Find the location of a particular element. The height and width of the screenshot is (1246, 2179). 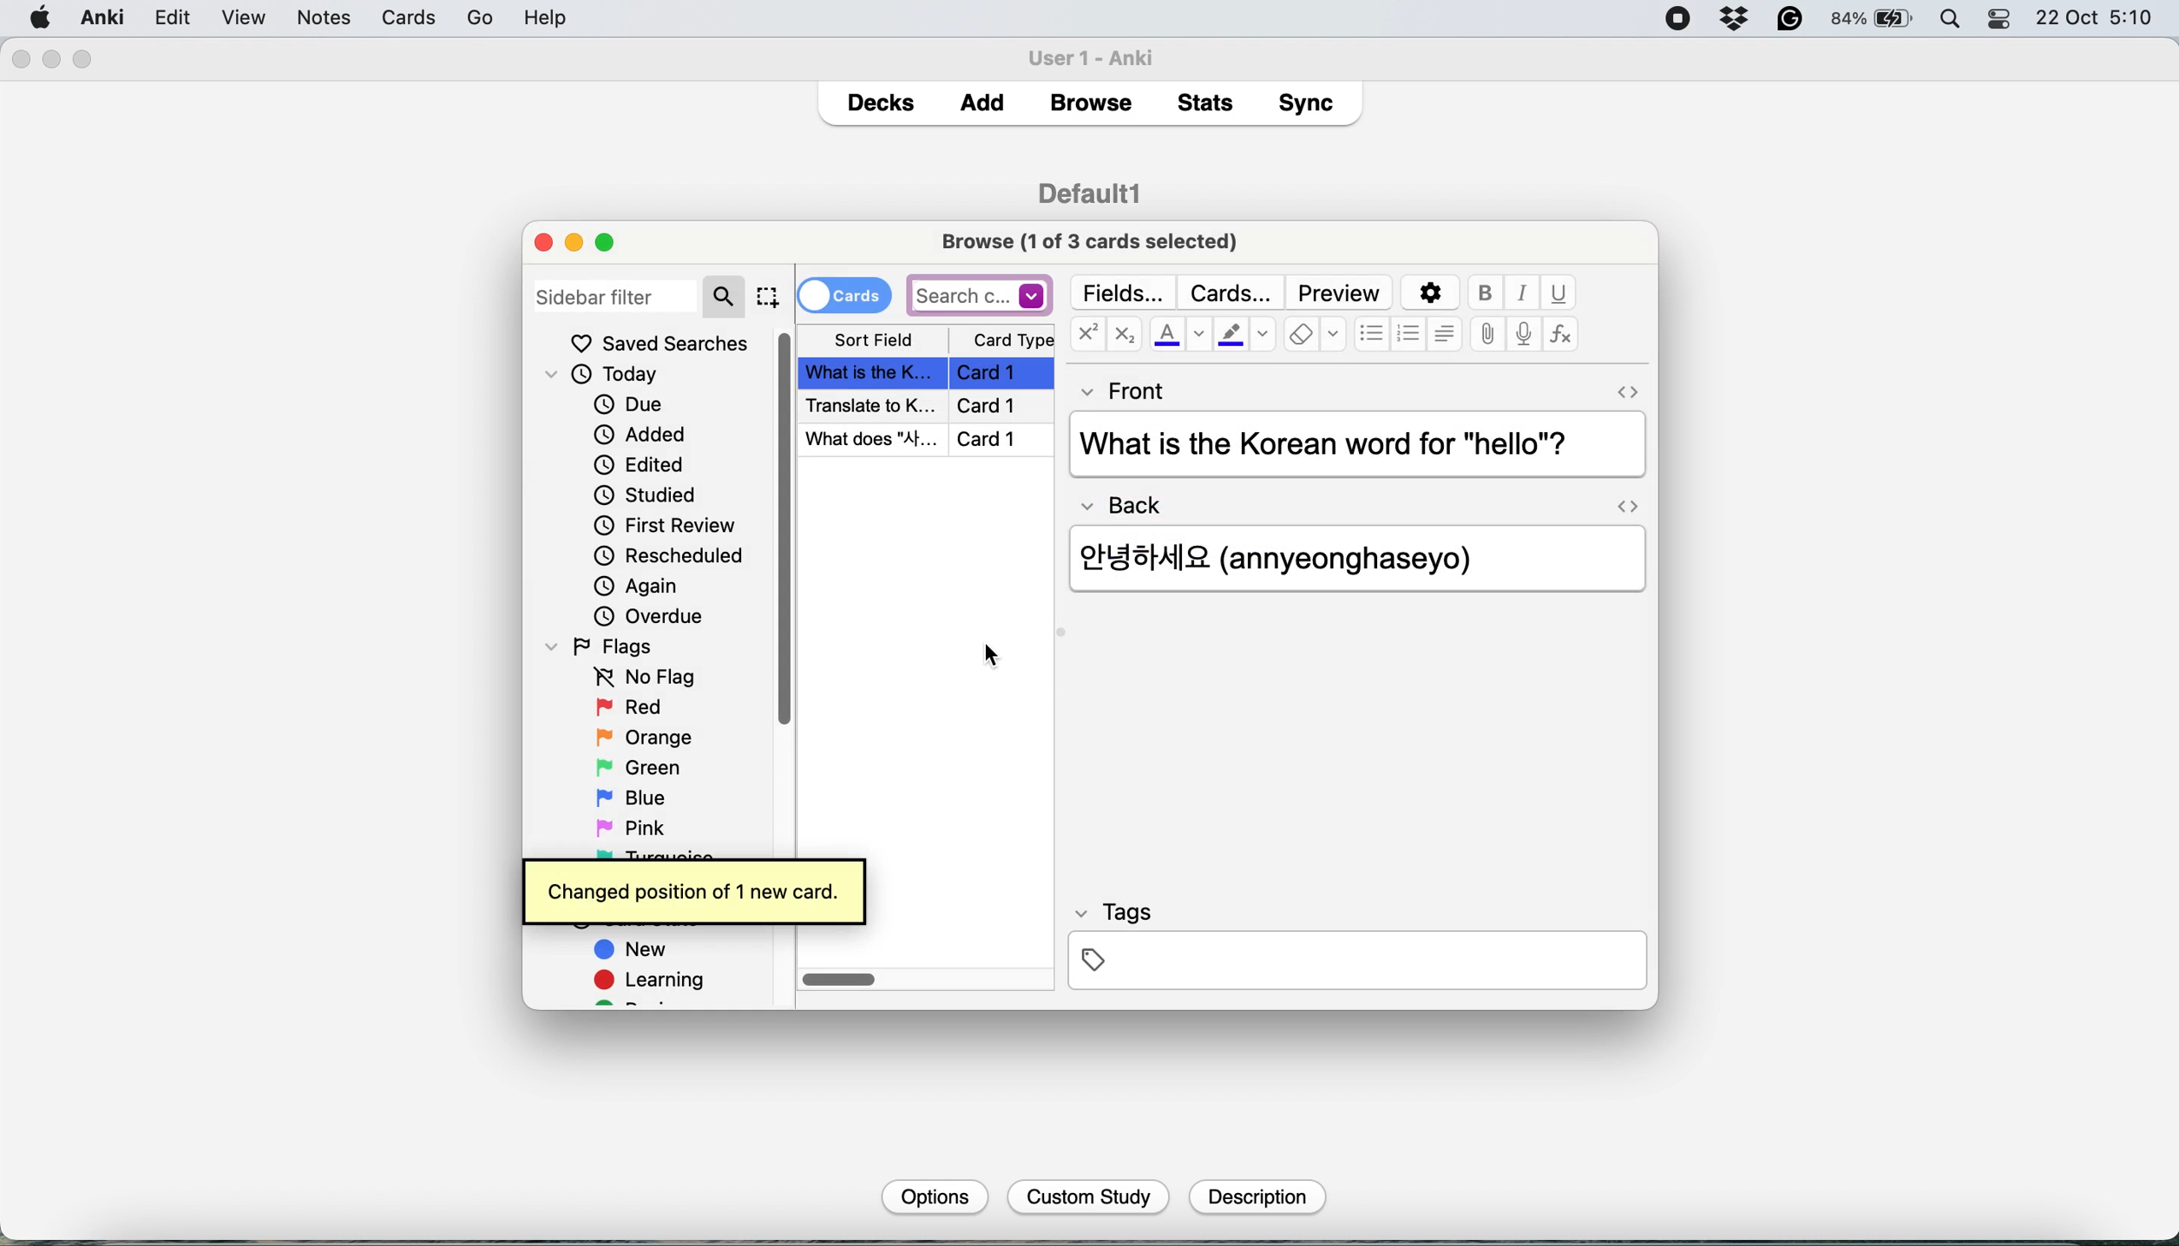

pink is located at coordinates (635, 826).